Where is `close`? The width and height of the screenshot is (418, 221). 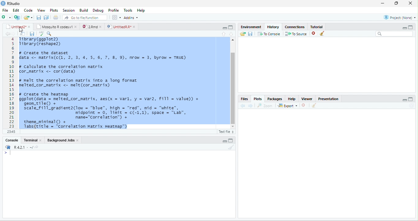 close is located at coordinates (412, 3).